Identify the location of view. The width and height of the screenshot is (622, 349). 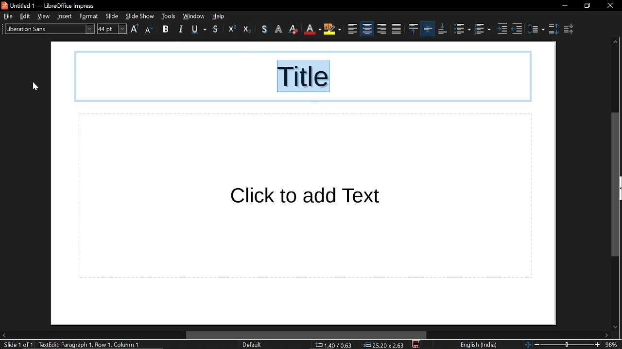
(46, 16).